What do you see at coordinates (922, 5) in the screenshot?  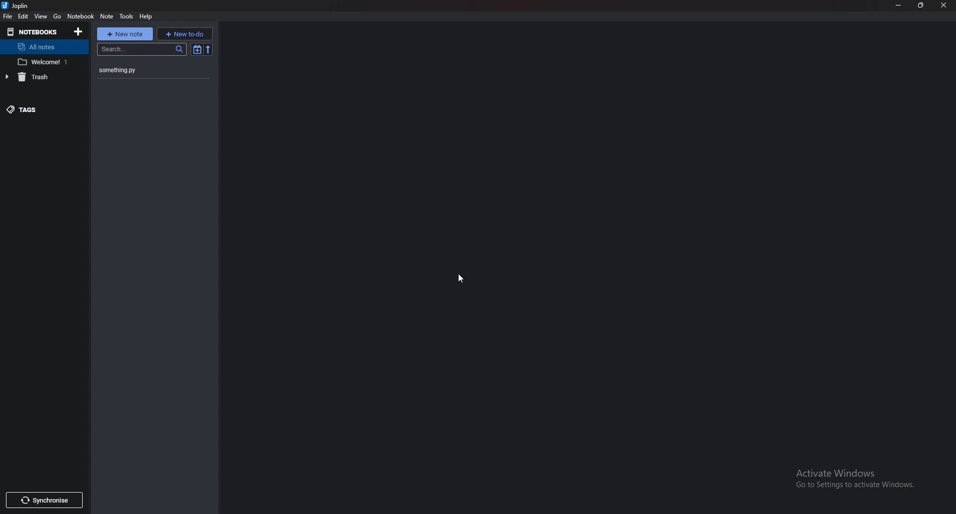 I see `Resize` at bounding box center [922, 5].